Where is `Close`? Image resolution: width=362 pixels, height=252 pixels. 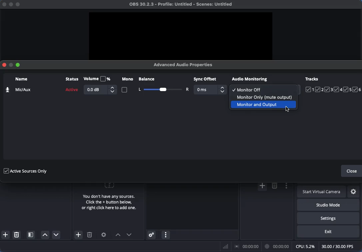 Close is located at coordinates (352, 172).